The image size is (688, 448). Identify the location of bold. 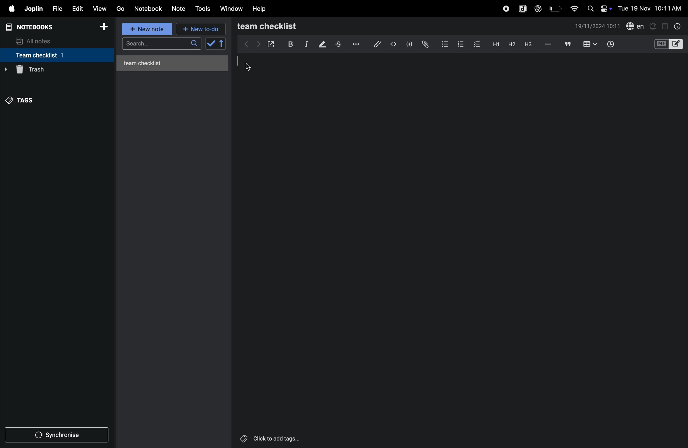
(290, 44).